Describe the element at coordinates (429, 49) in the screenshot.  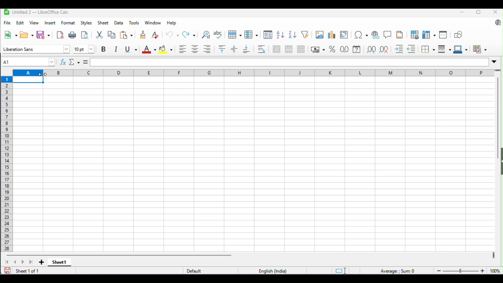
I see `border` at that location.